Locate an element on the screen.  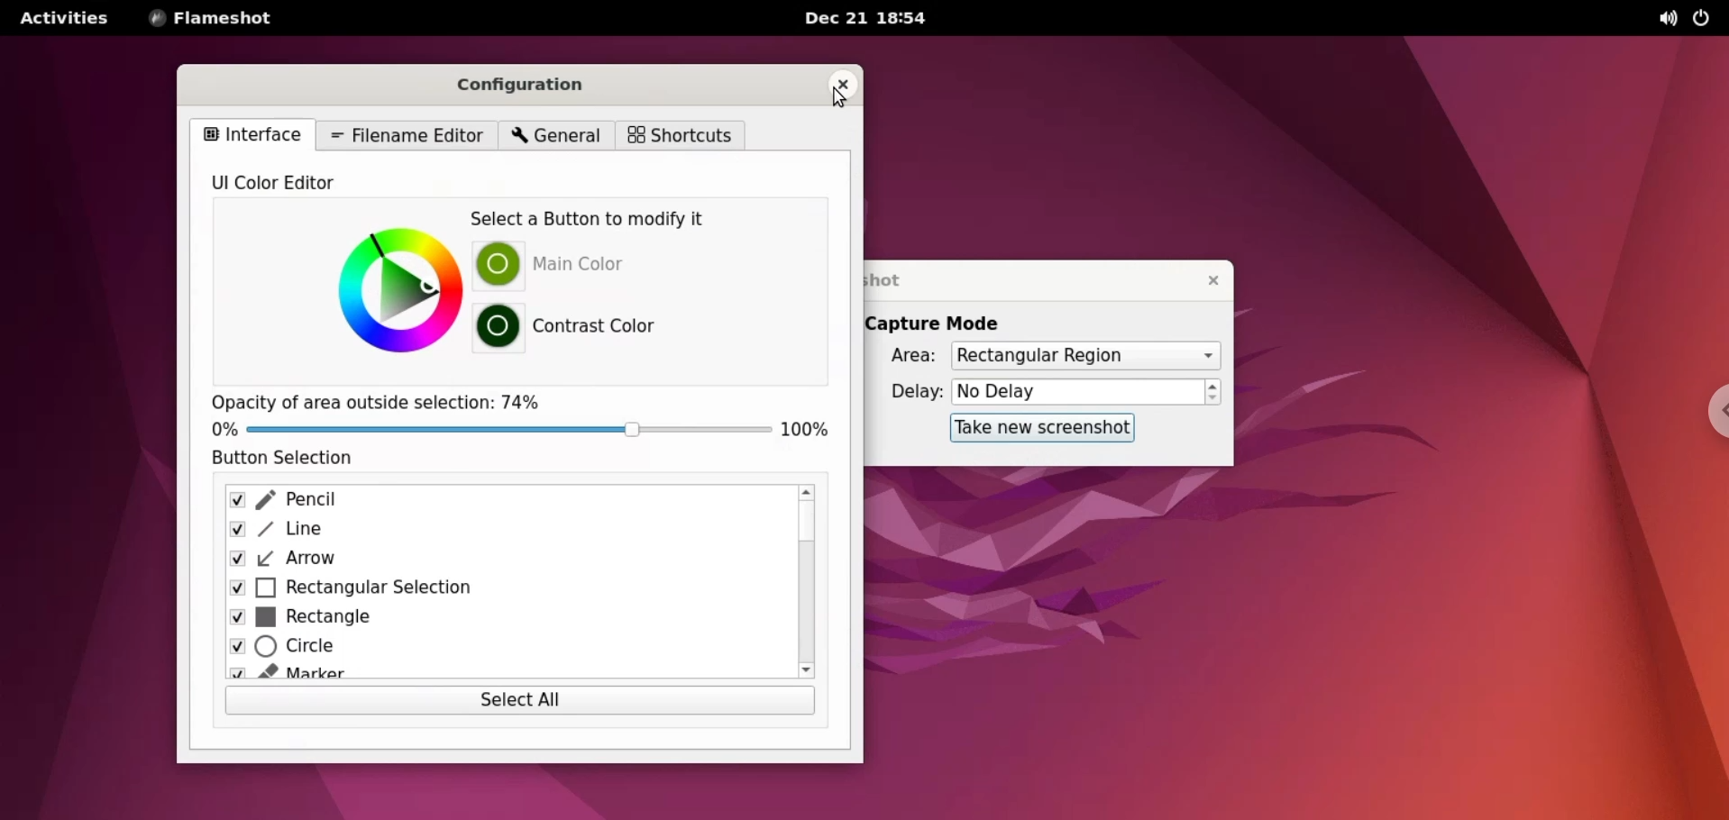
interface  is located at coordinates (256, 135).